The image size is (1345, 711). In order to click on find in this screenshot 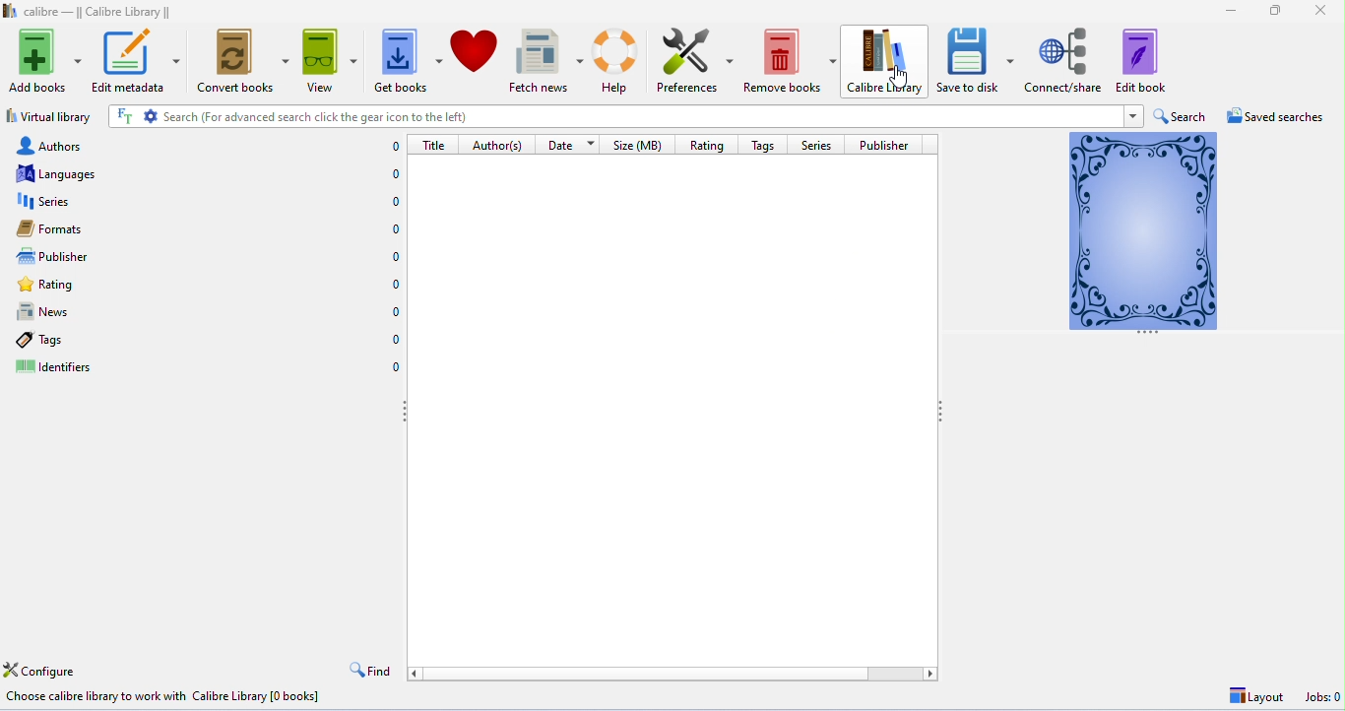, I will do `click(371, 671)`.